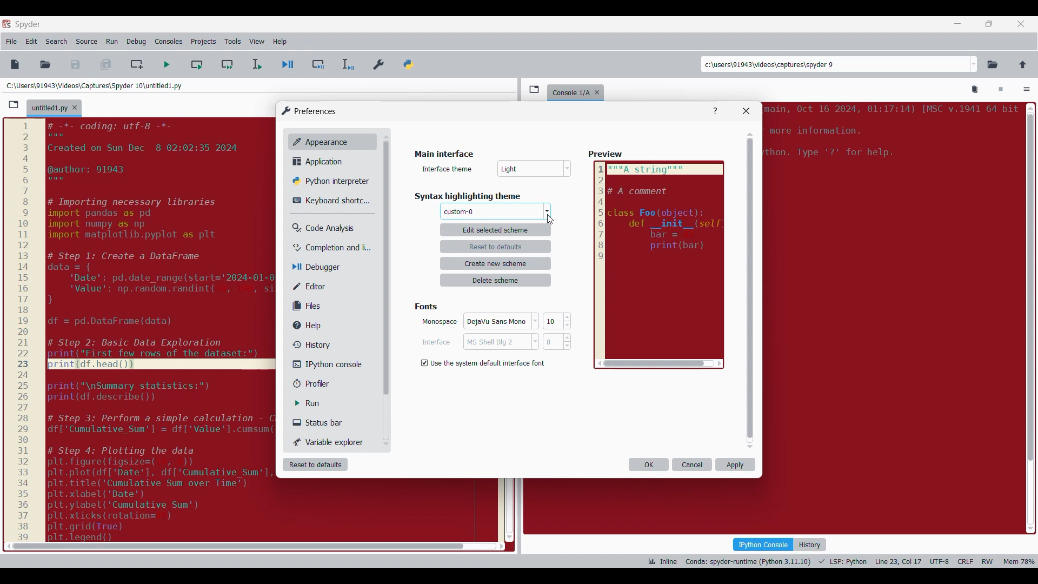  Describe the element at coordinates (497, 263) in the screenshot. I see `create new scheme` at that location.